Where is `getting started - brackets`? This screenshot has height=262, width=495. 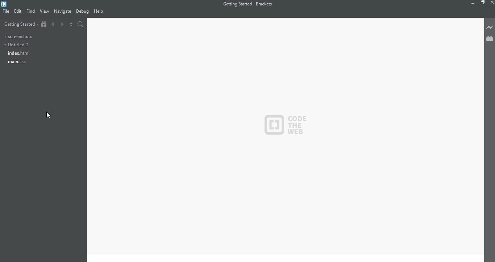 getting started - brackets is located at coordinates (249, 4).